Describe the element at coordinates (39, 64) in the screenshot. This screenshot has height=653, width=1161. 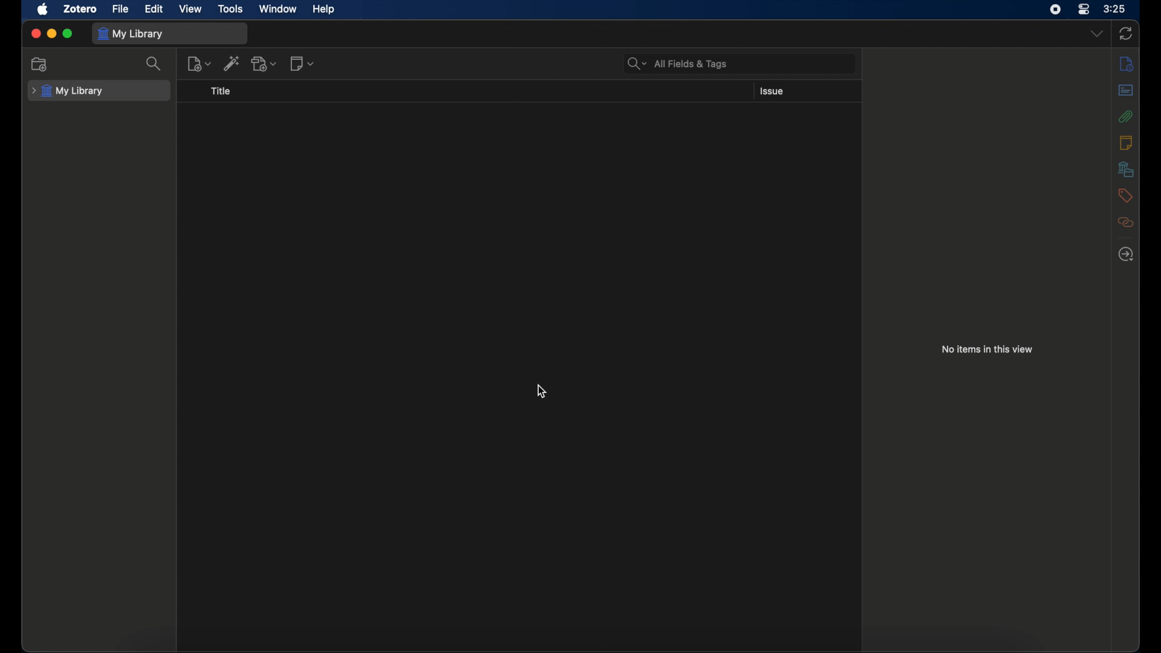
I see `new collections` at that location.